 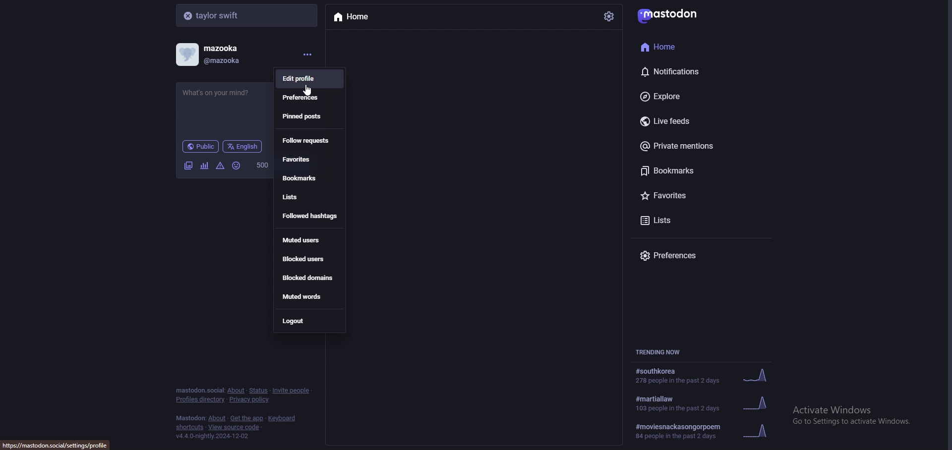 What do you see at coordinates (695, 145) in the screenshot?
I see `private mentions` at bounding box center [695, 145].